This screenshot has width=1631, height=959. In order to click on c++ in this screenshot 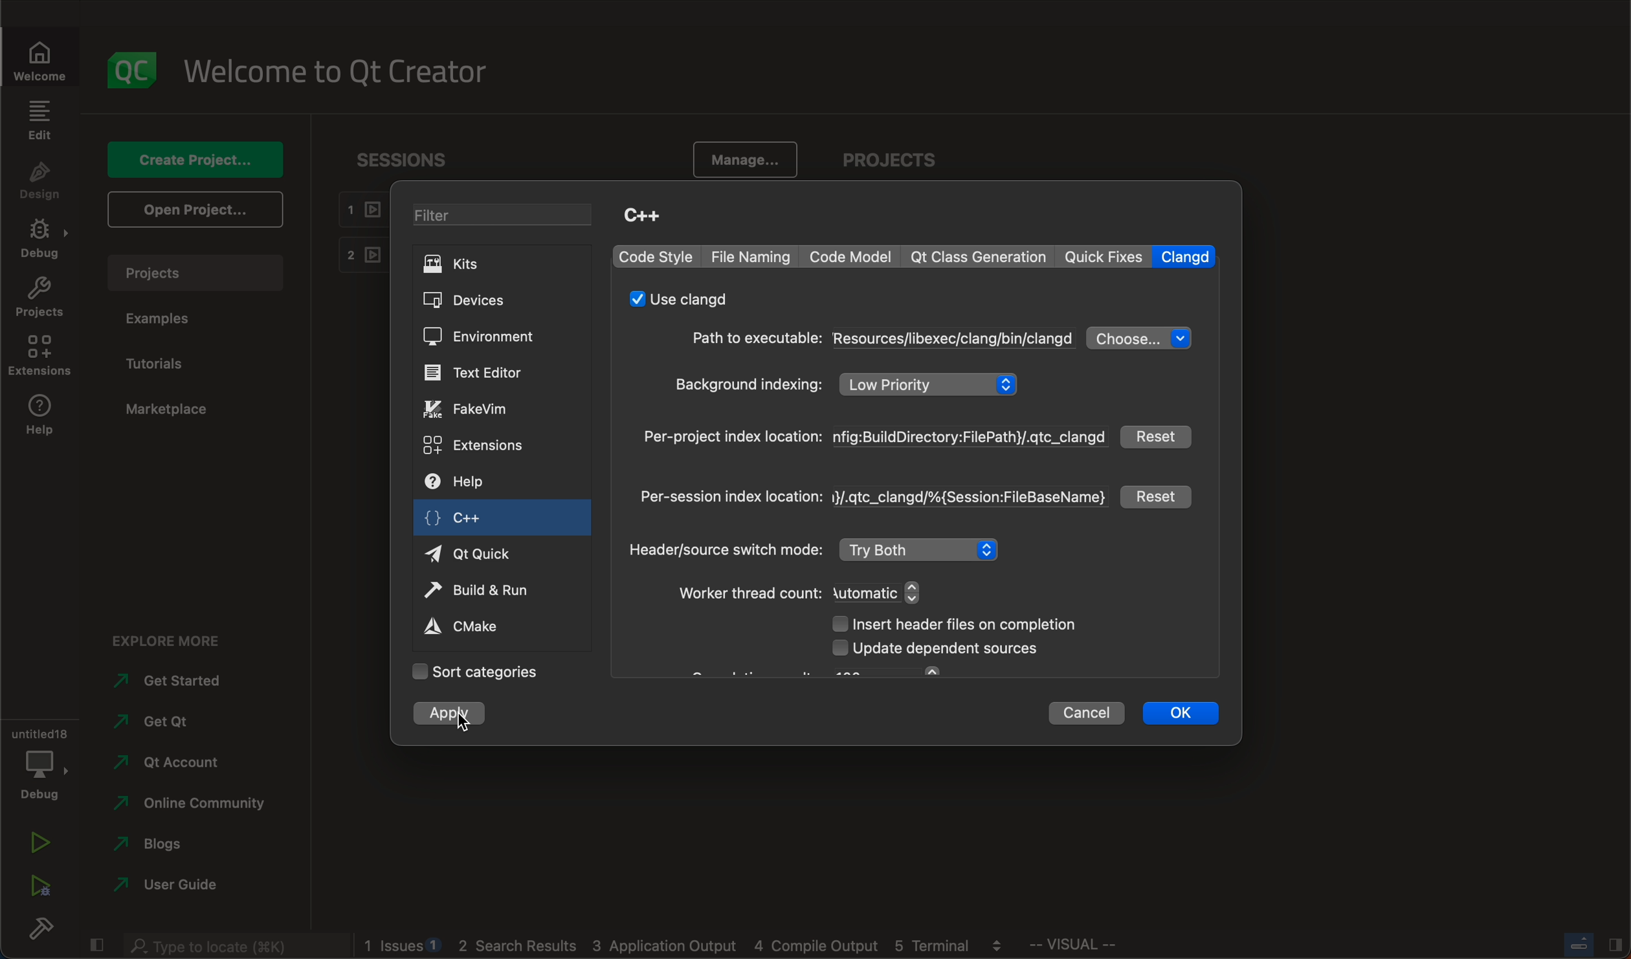, I will do `click(500, 516)`.